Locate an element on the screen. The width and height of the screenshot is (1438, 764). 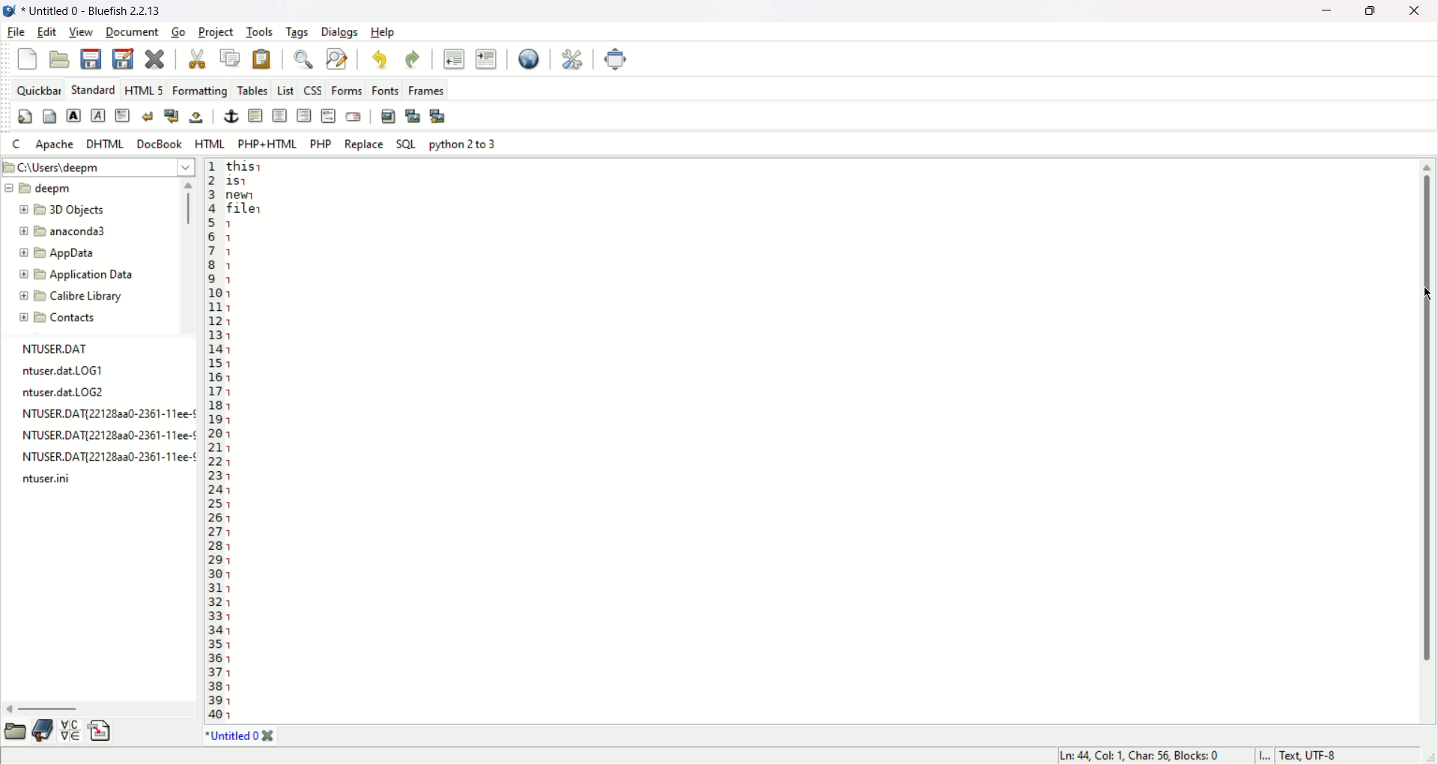
break is located at coordinates (148, 115).